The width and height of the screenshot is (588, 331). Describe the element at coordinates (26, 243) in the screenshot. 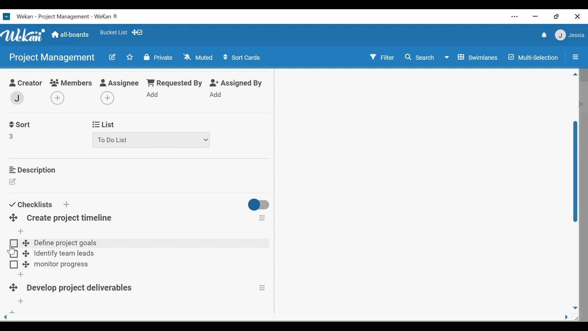

I see `Desktop drag handle` at that location.